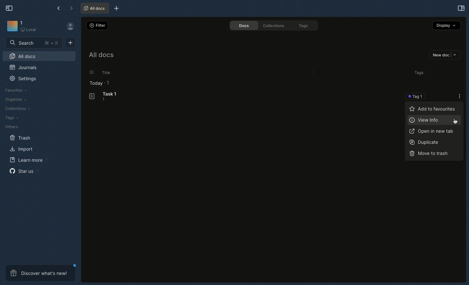 The image size is (469, 285). What do you see at coordinates (430, 154) in the screenshot?
I see `Move to trash` at bounding box center [430, 154].